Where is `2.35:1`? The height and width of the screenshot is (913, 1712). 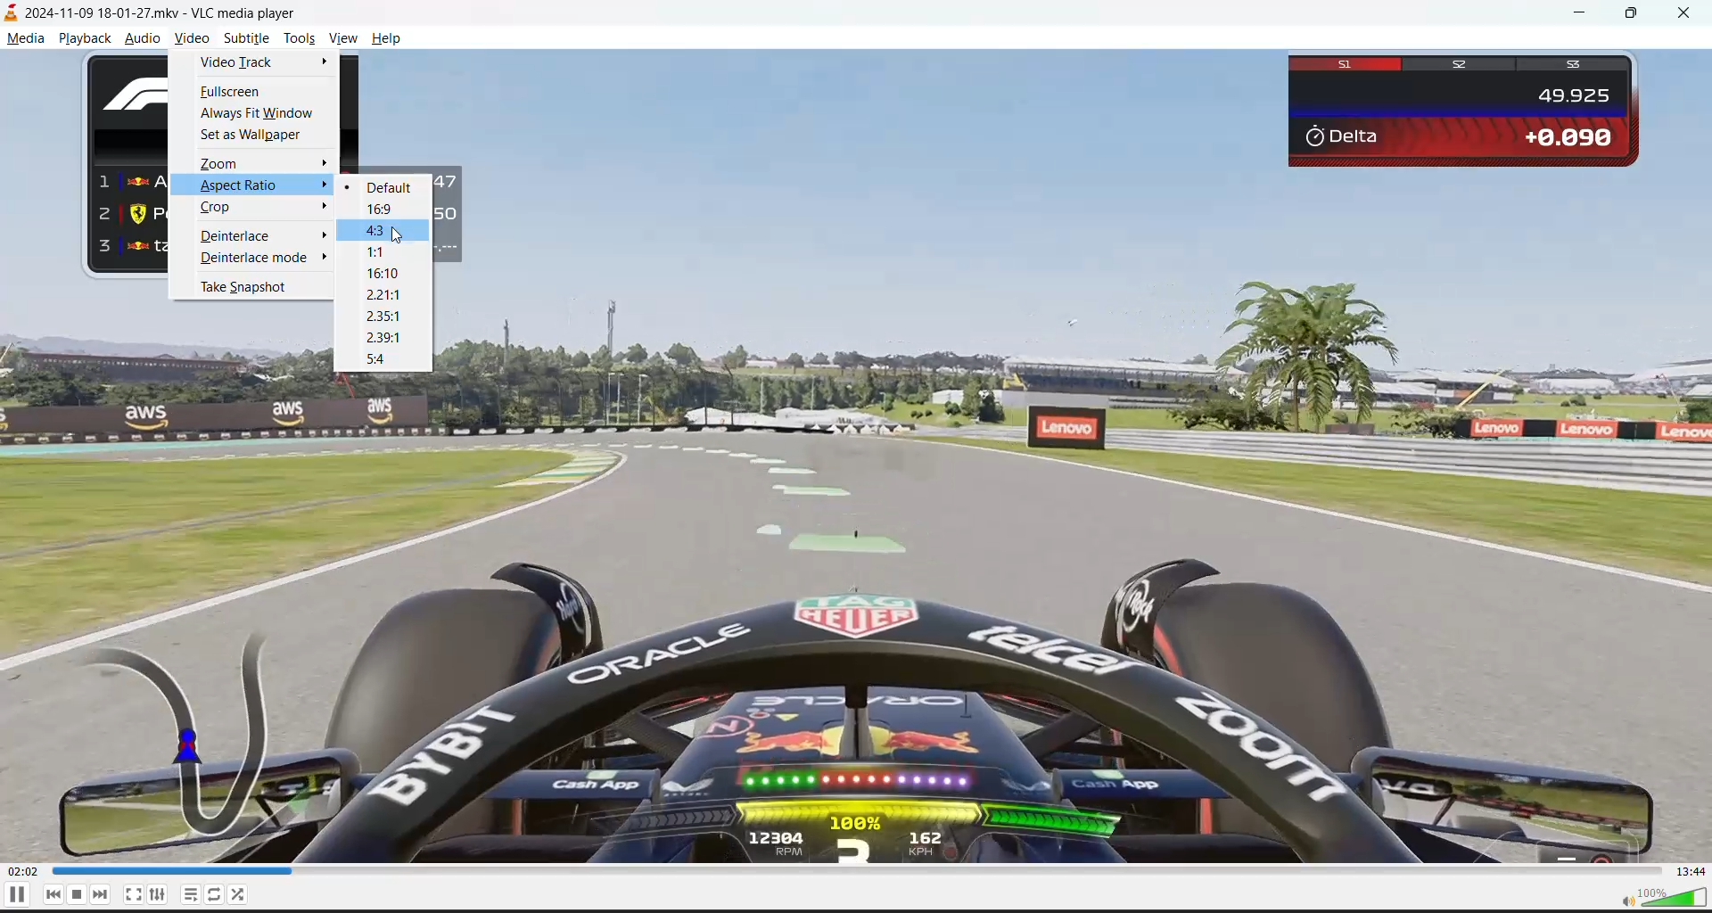
2.35:1 is located at coordinates (384, 317).